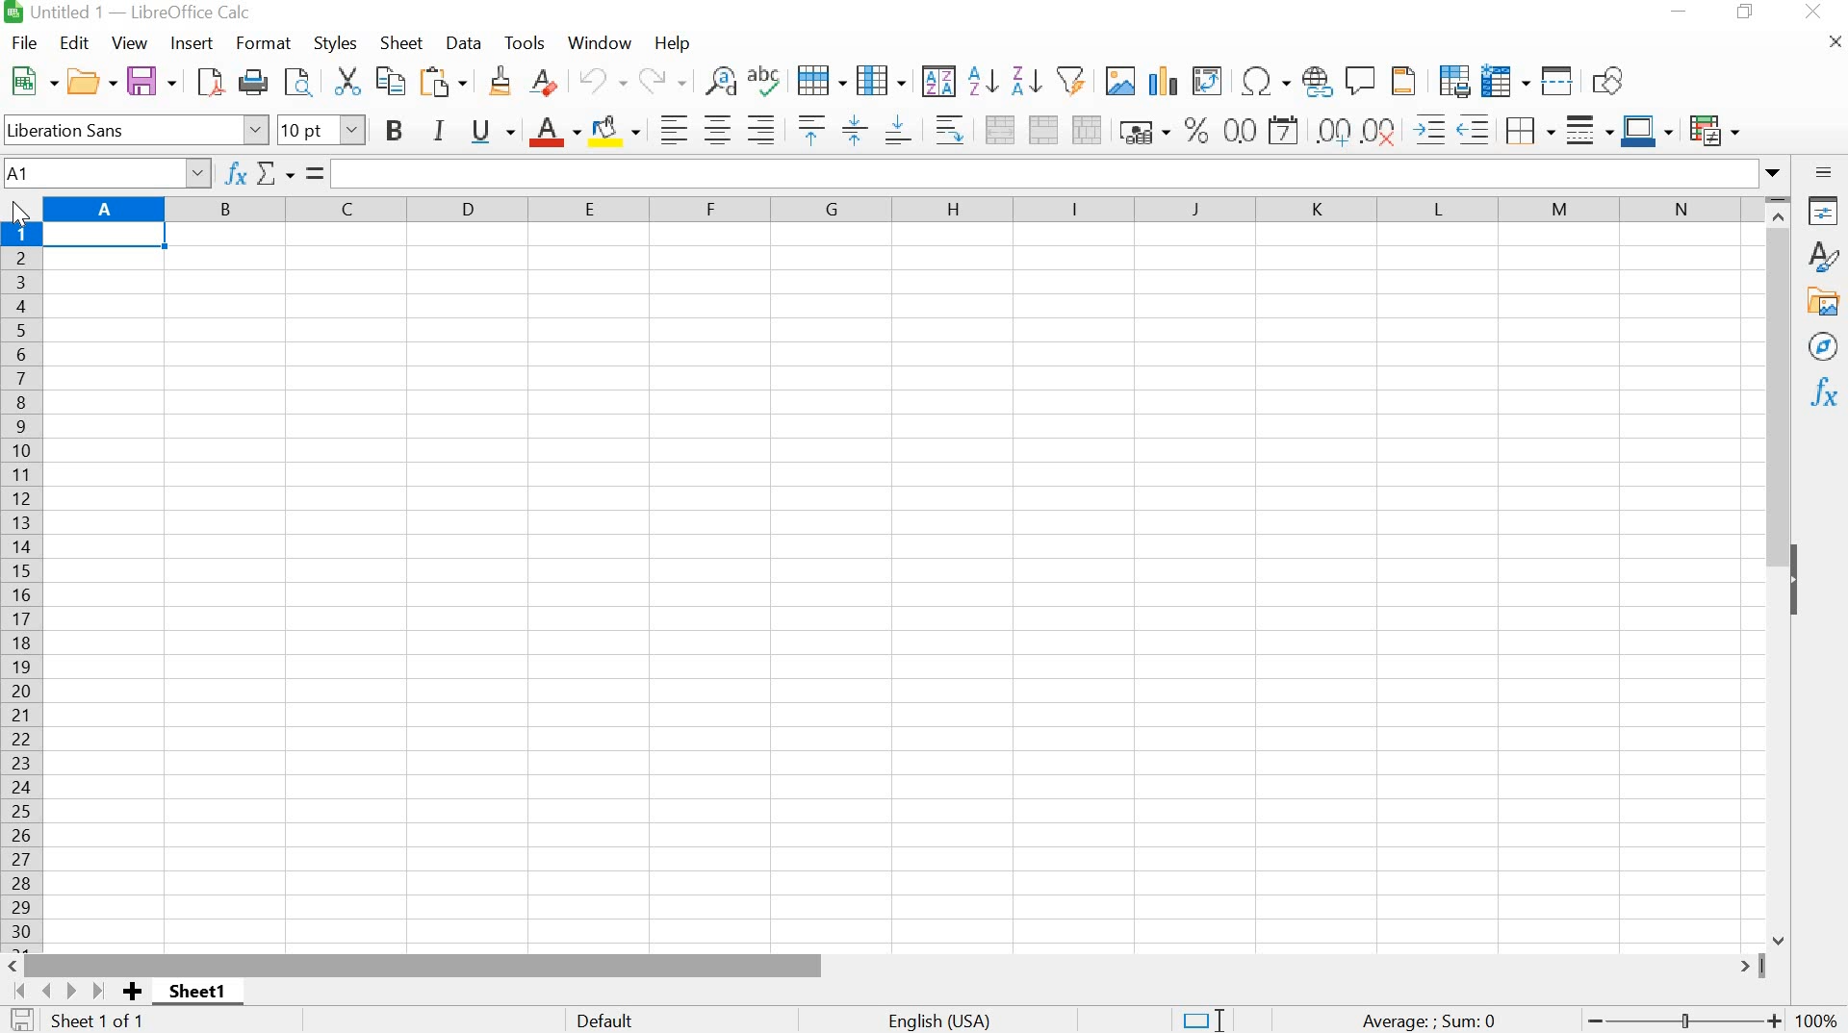 The width and height of the screenshot is (1848, 1033). What do you see at coordinates (192, 42) in the screenshot?
I see `INSERT` at bounding box center [192, 42].